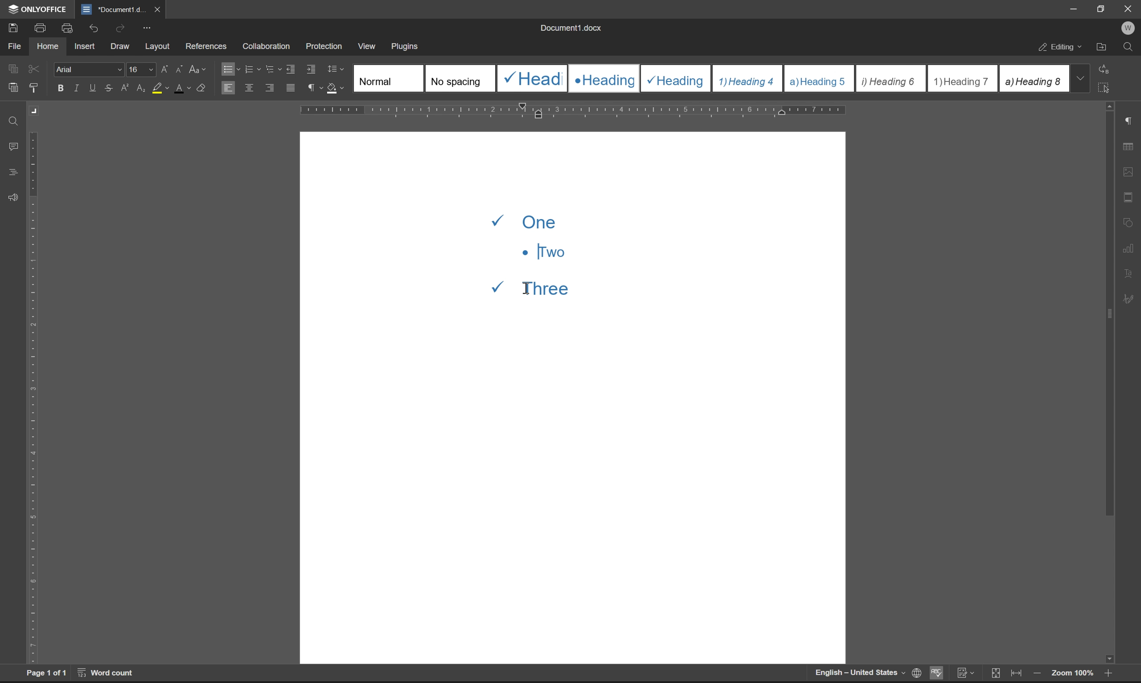 Image resolution: width=1141 pixels, height=683 pixels. I want to click on numbering, so click(252, 69).